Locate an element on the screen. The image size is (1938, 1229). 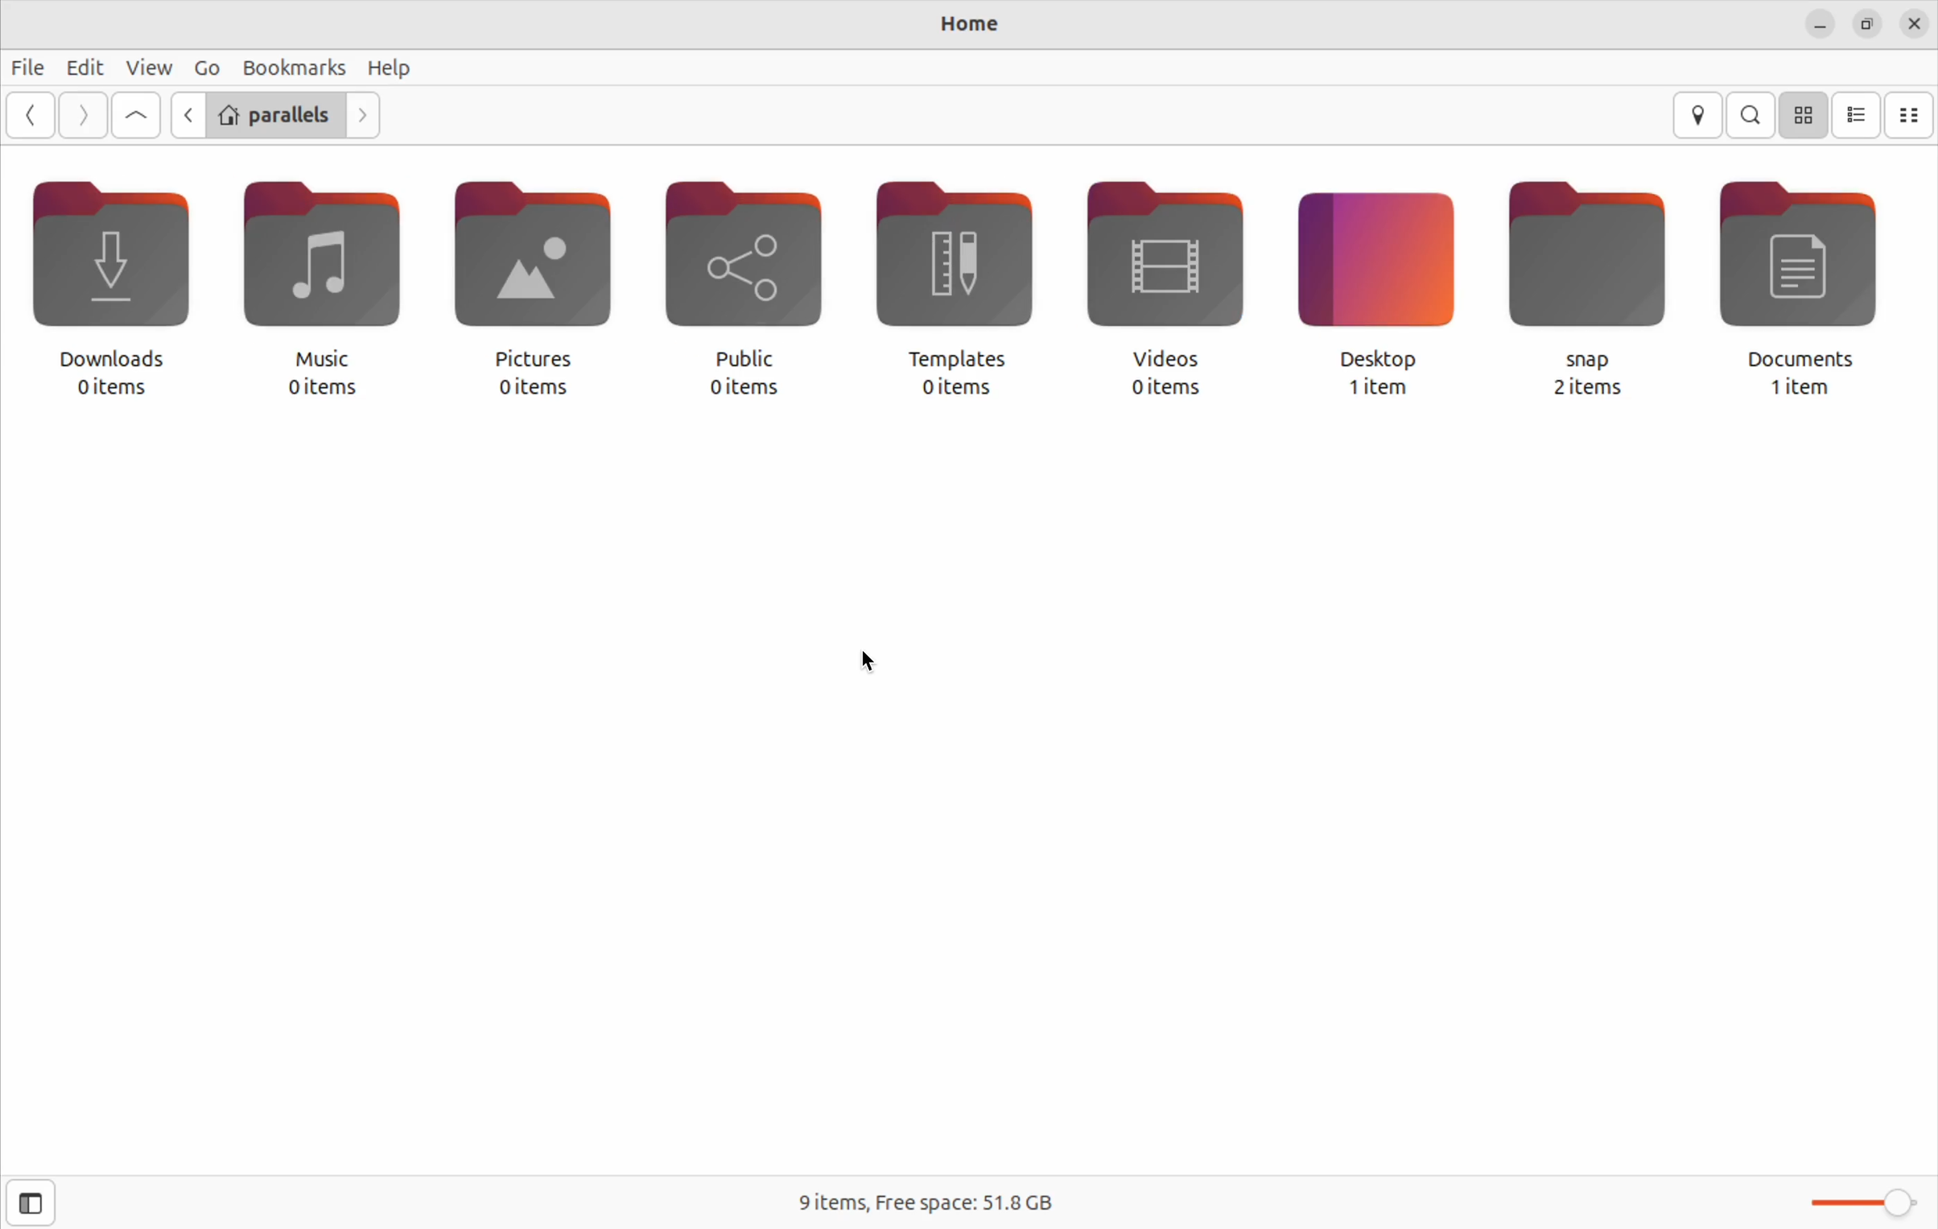
view is located at coordinates (150, 67).